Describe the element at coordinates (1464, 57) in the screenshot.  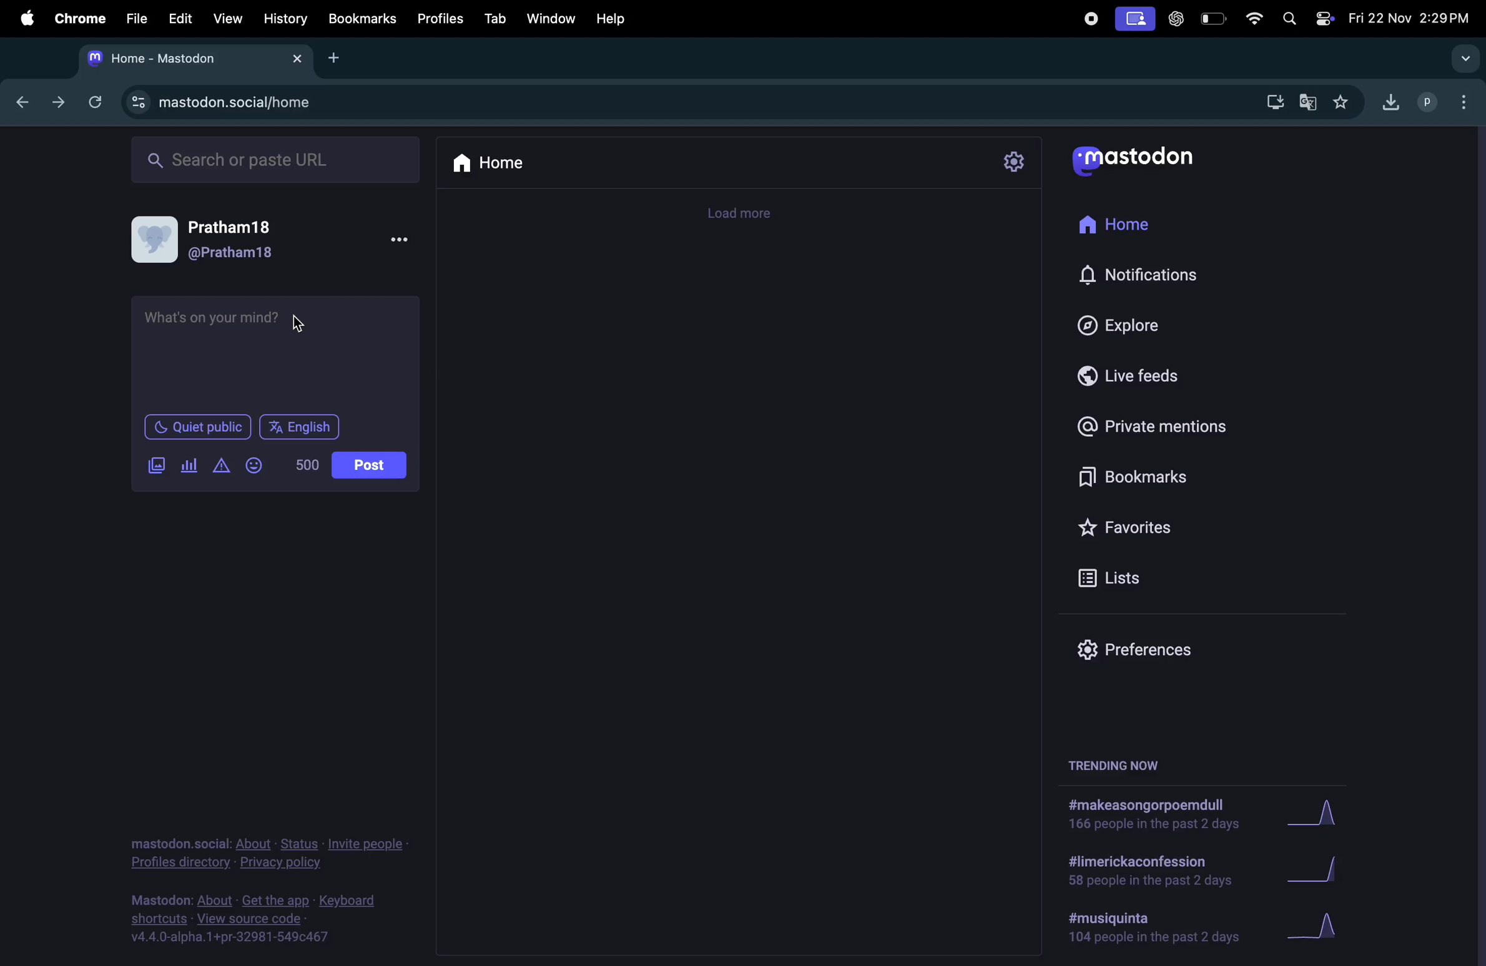
I see `search tab` at that location.